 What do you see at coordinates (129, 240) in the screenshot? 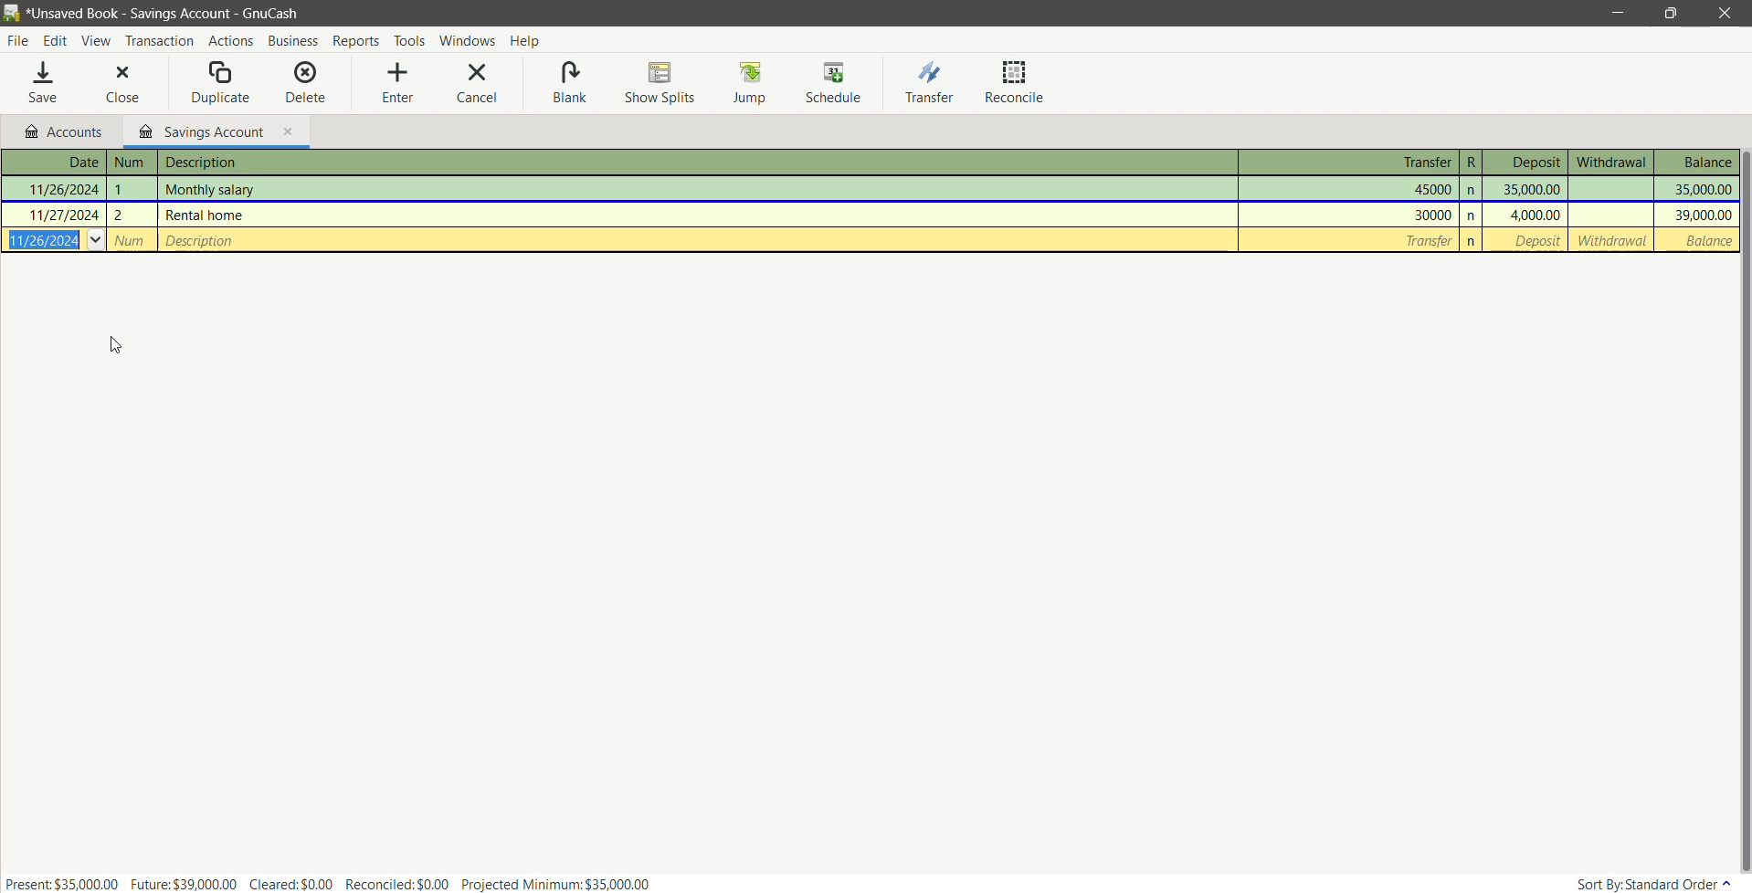
I see `Num` at bounding box center [129, 240].